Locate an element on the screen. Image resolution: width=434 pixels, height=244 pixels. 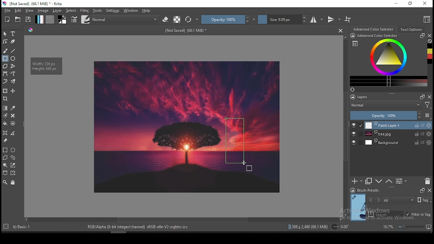
transform a layer or a selection is located at coordinates (5, 91).